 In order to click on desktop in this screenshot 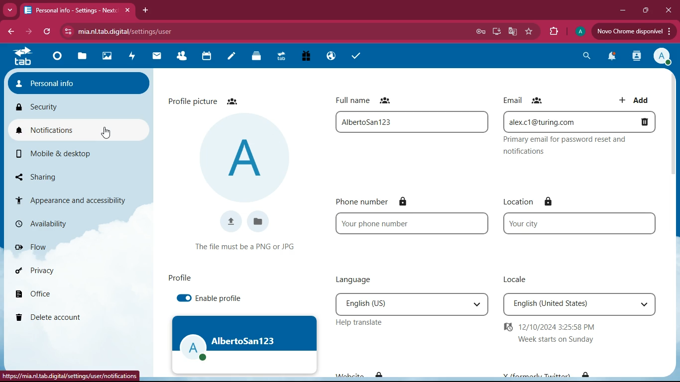, I will do `click(494, 32)`.